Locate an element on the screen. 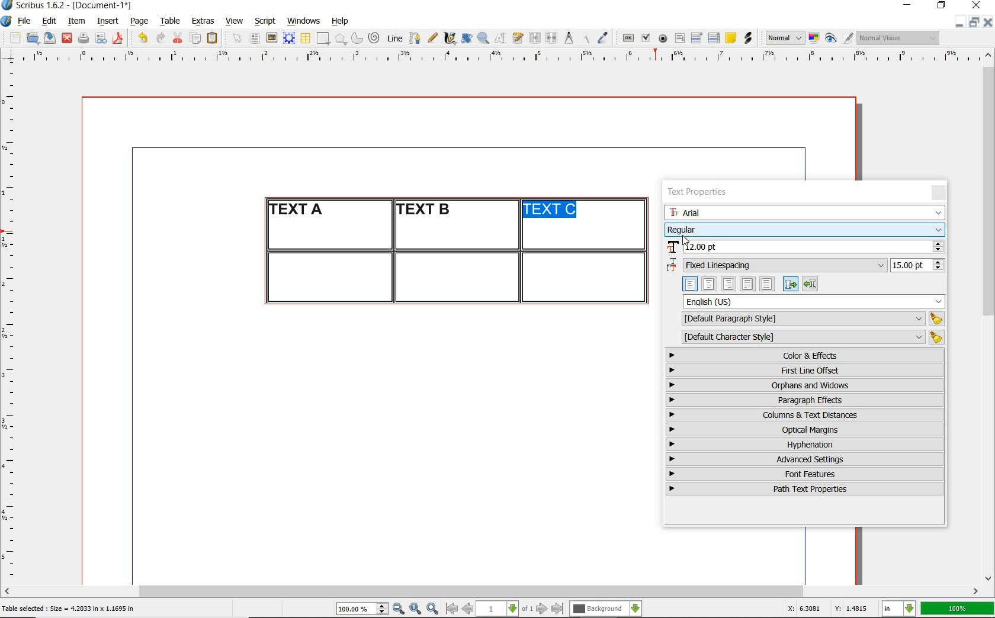  Bezier curve is located at coordinates (414, 38).